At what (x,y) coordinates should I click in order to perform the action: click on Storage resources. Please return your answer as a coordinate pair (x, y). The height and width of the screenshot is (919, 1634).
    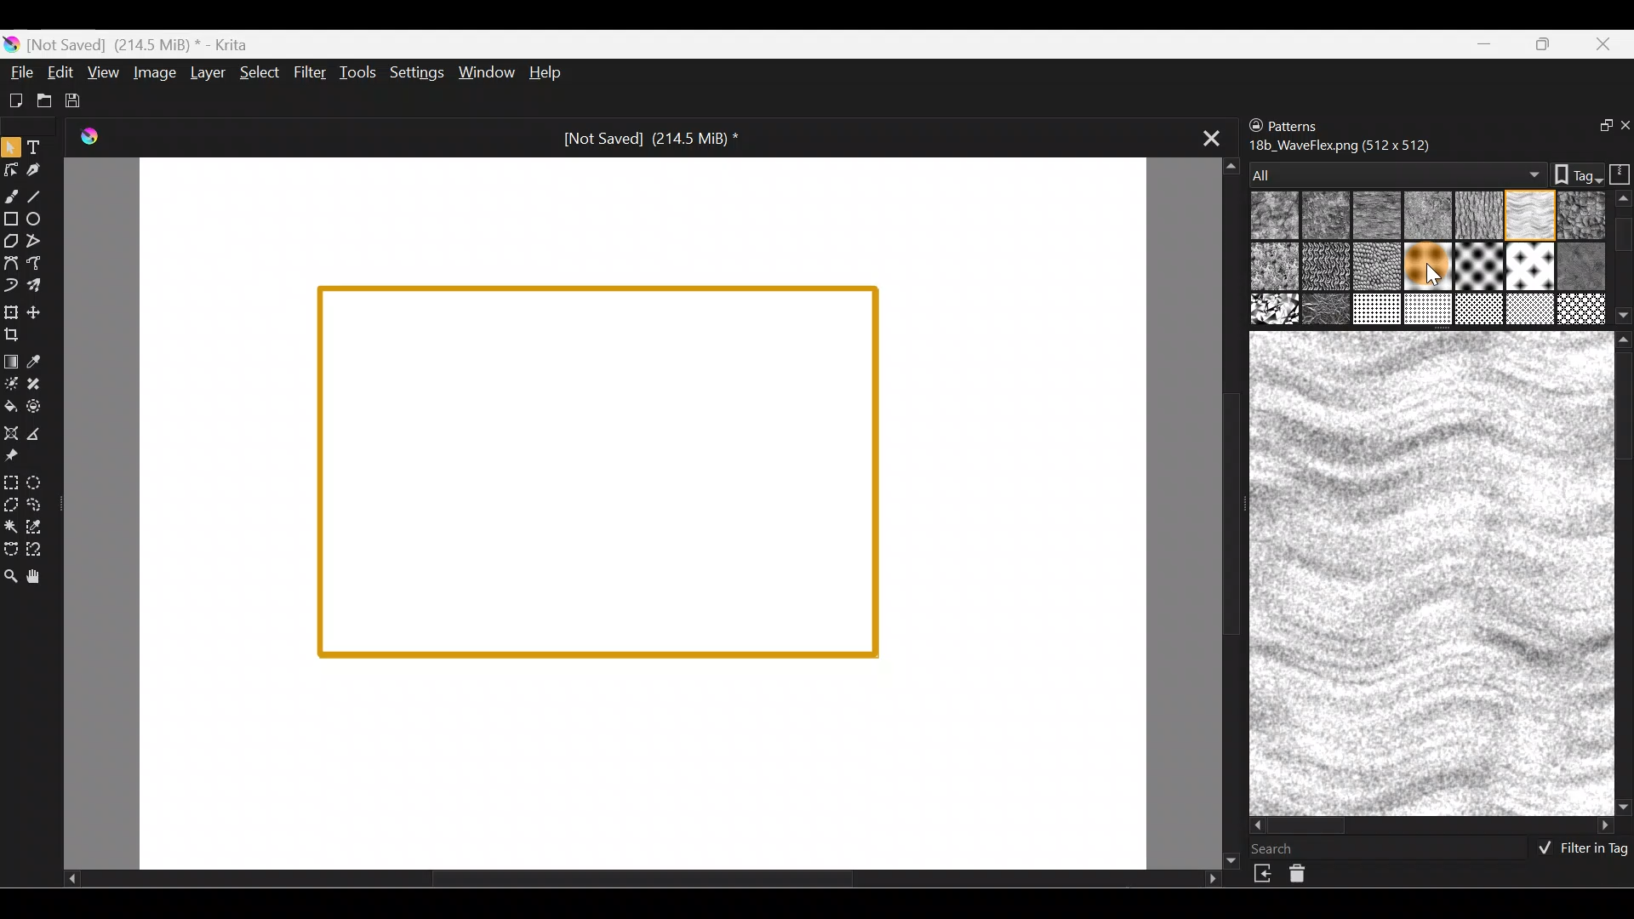
    Looking at the image, I should click on (1617, 173).